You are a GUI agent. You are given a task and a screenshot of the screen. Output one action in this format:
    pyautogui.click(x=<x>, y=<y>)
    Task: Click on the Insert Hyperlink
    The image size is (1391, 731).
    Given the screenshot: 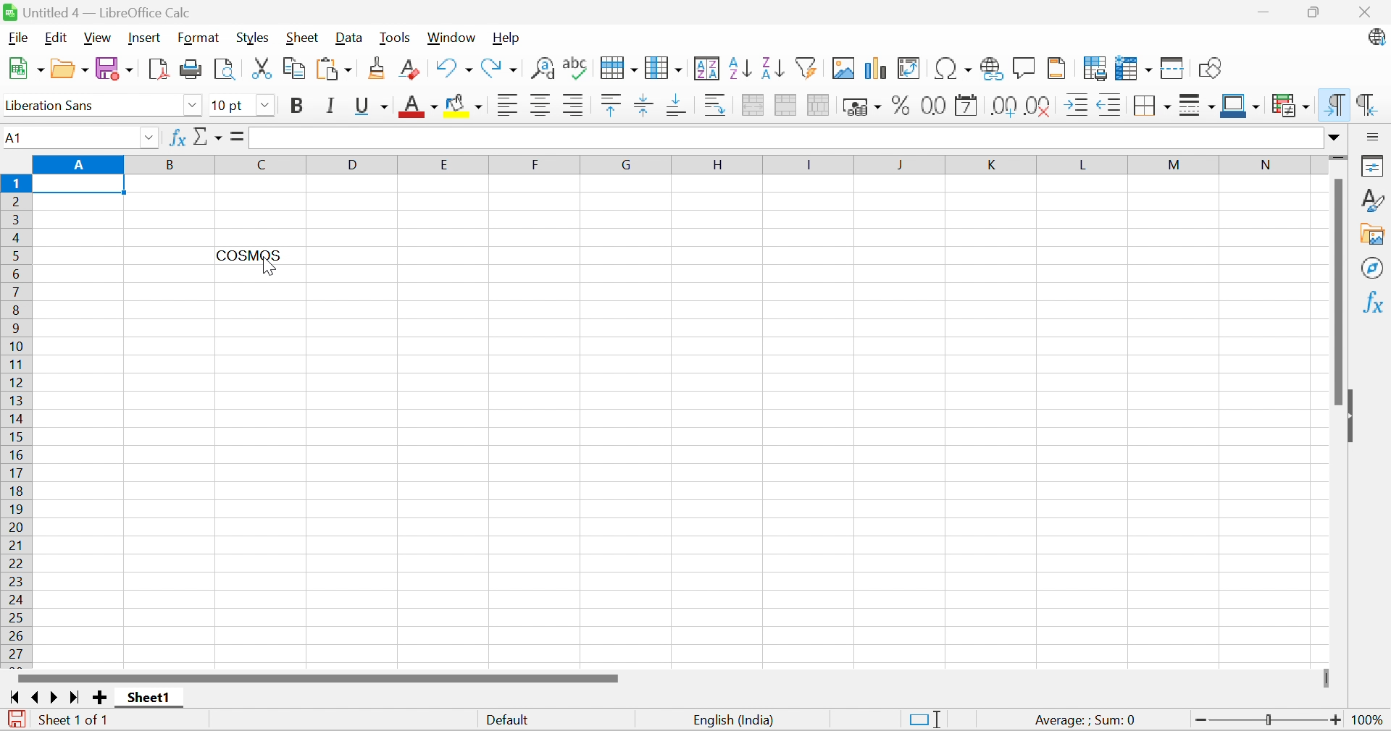 What is the action you would take?
    pyautogui.click(x=993, y=69)
    